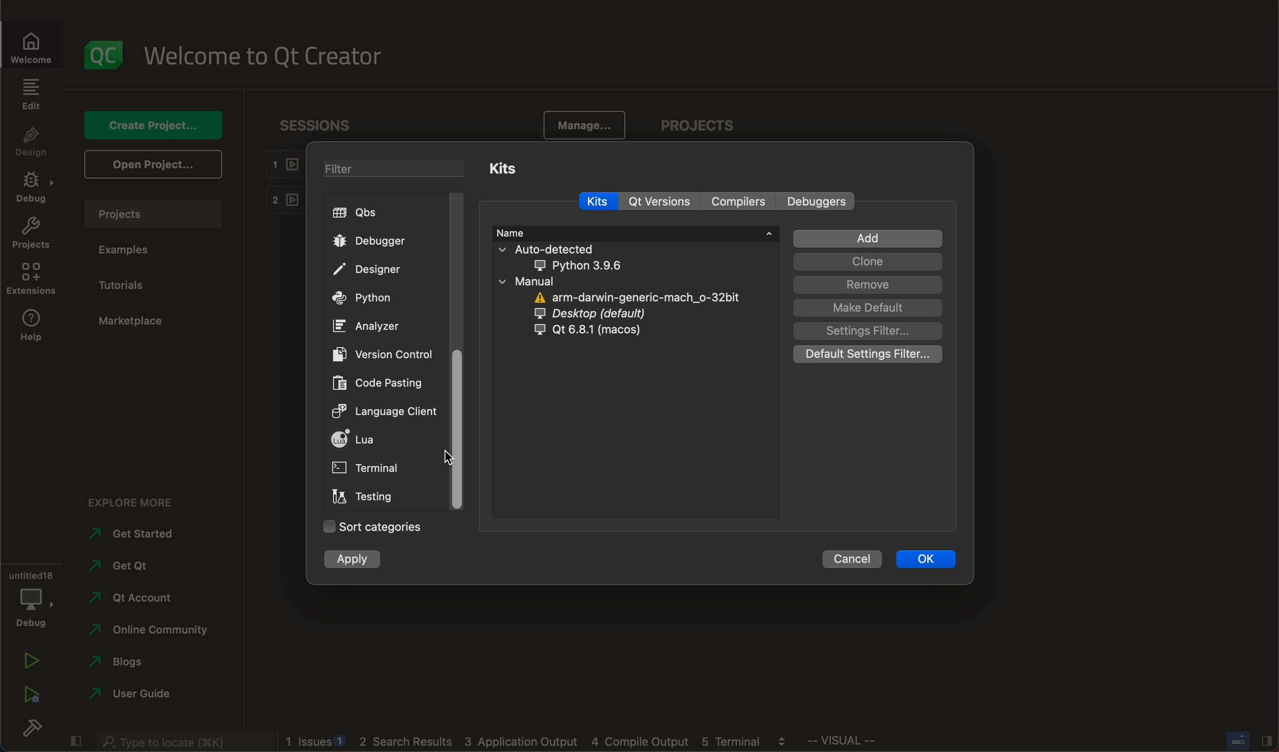 This screenshot has height=752, width=1279. I want to click on python, so click(369, 299).